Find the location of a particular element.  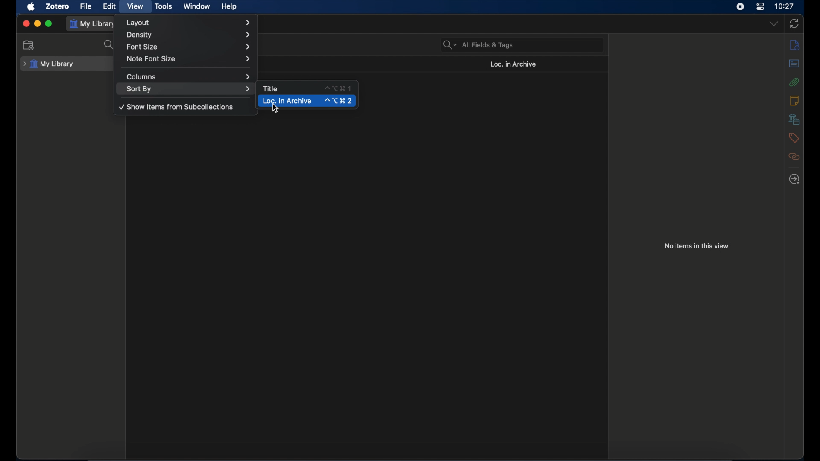

my library is located at coordinates (93, 24).